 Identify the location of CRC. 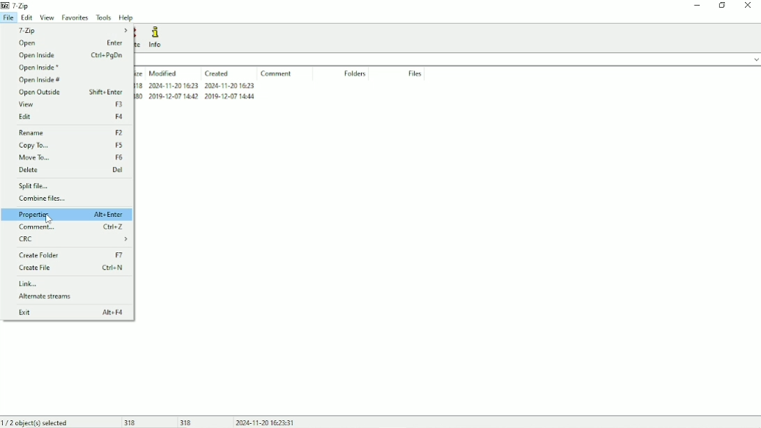
(72, 238).